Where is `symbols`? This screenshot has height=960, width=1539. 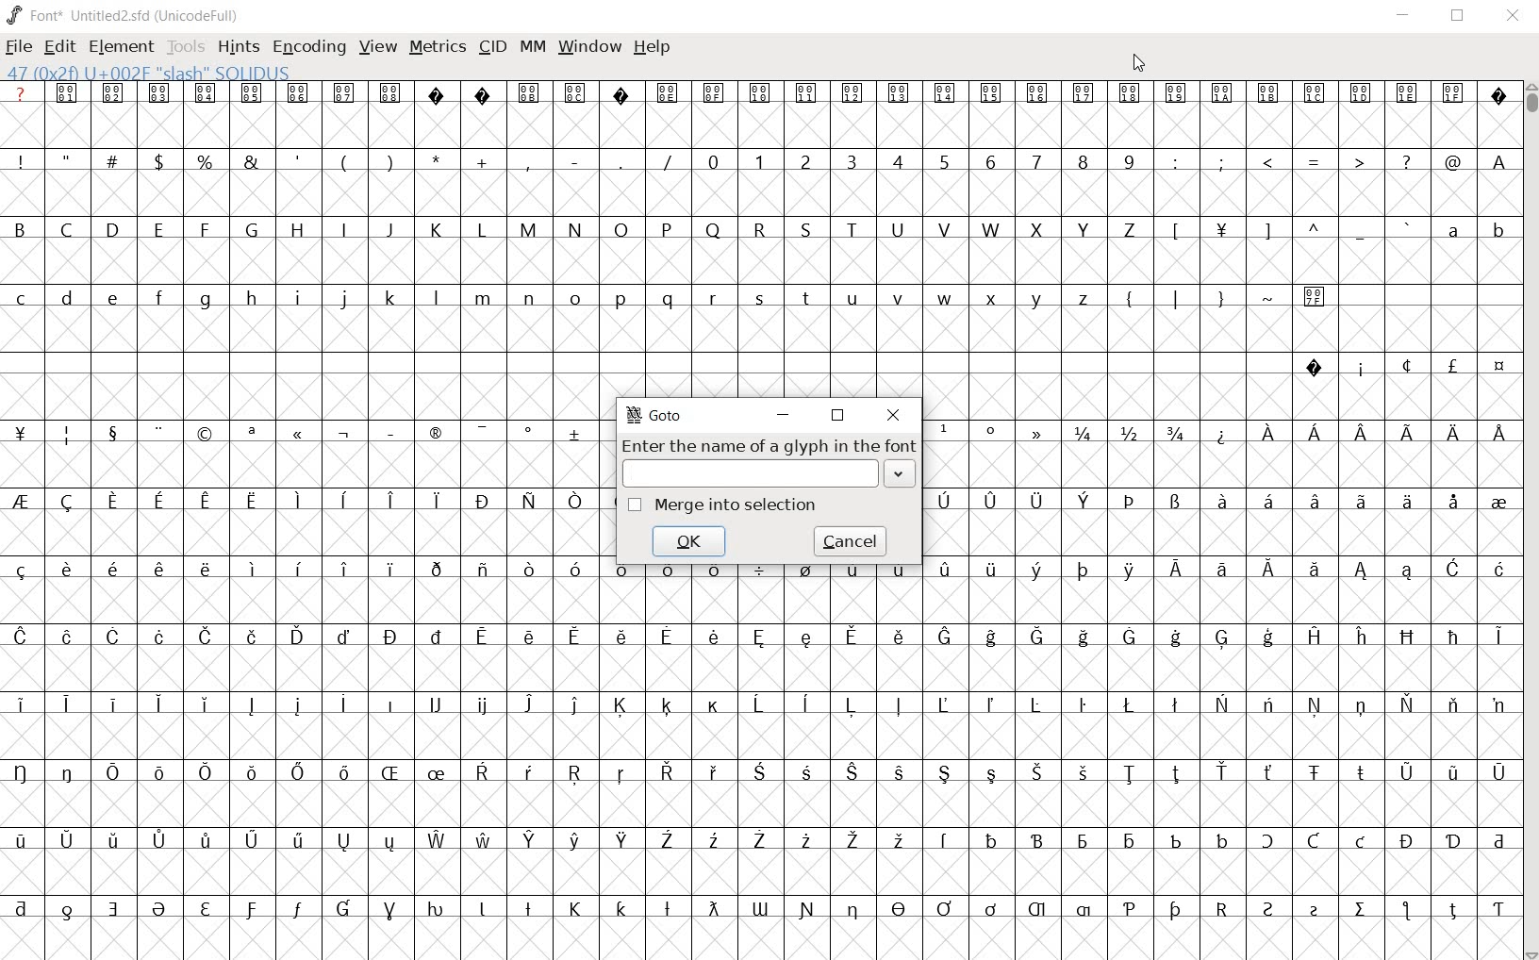
symbols is located at coordinates (996, 431).